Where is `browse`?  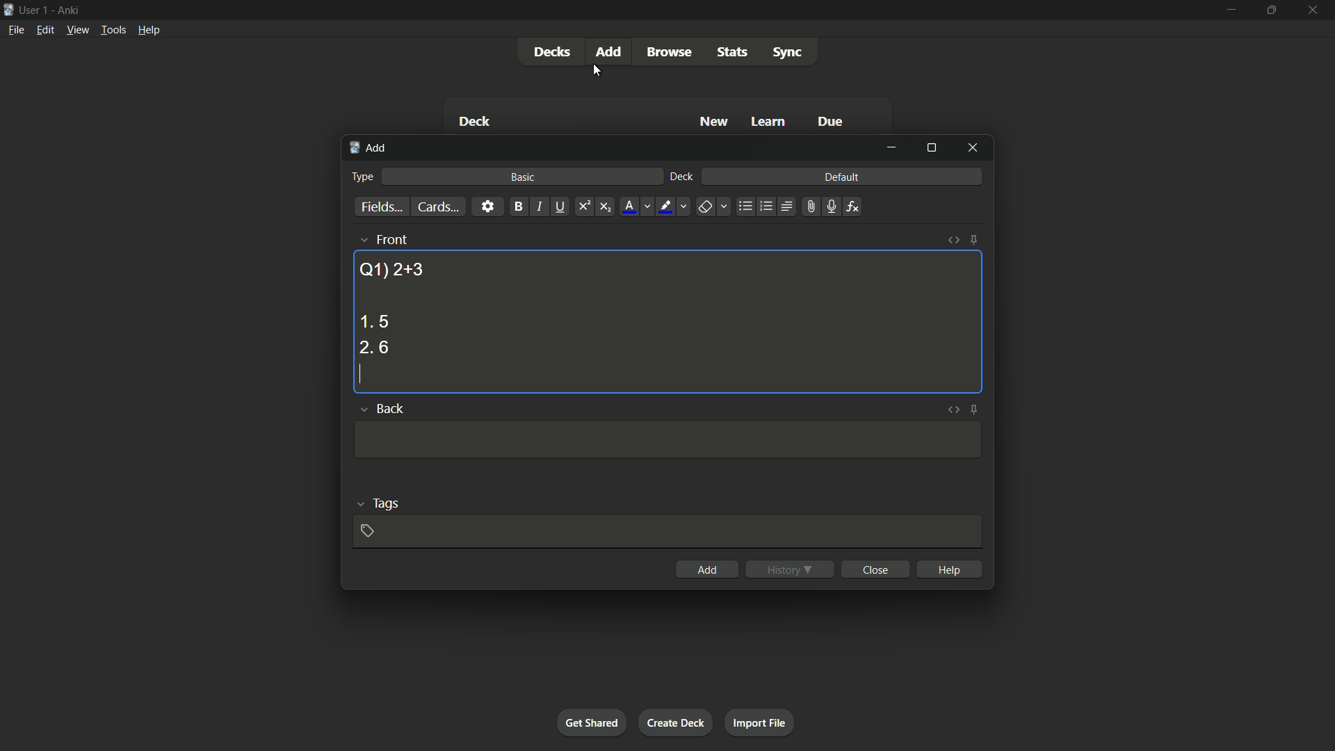
browse is located at coordinates (669, 52).